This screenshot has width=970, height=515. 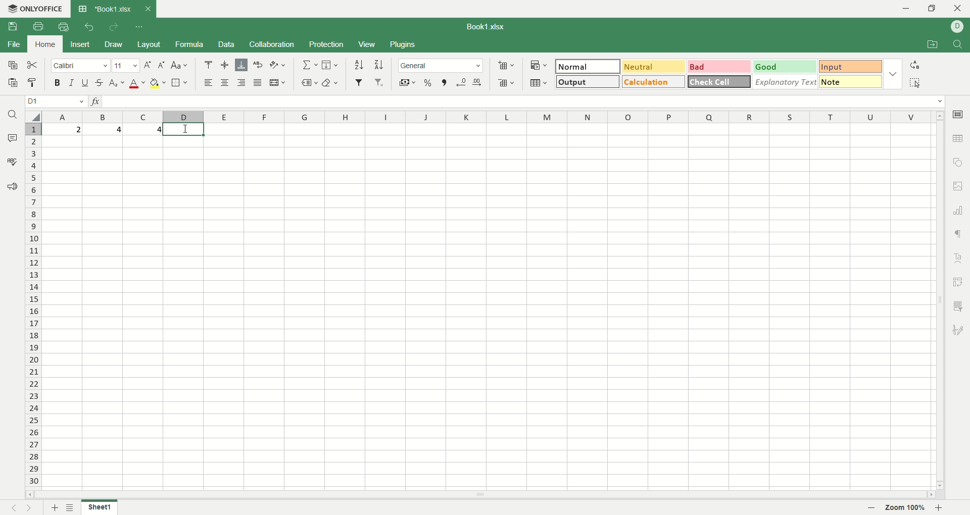 I want to click on cut, so click(x=34, y=64).